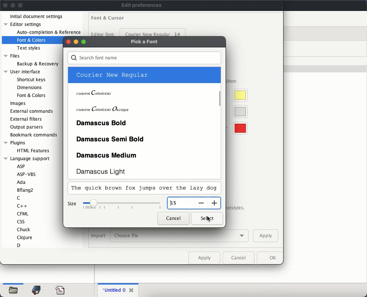  Describe the element at coordinates (29, 48) in the screenshot. I see `text styles` at that location.